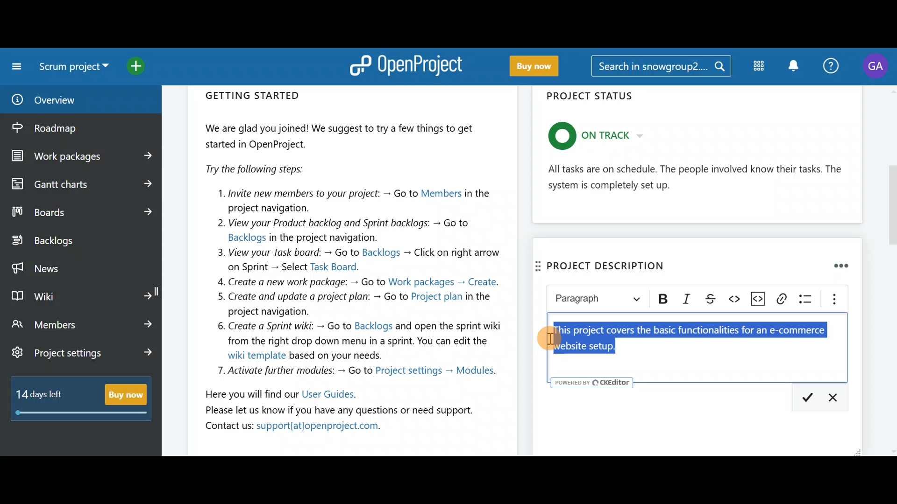 The width and height of the screenshot is (897, 504). What do you see at coordinates (82, 156) in the screenshot?
I see `Work packages` at bounding box center [82, 156].